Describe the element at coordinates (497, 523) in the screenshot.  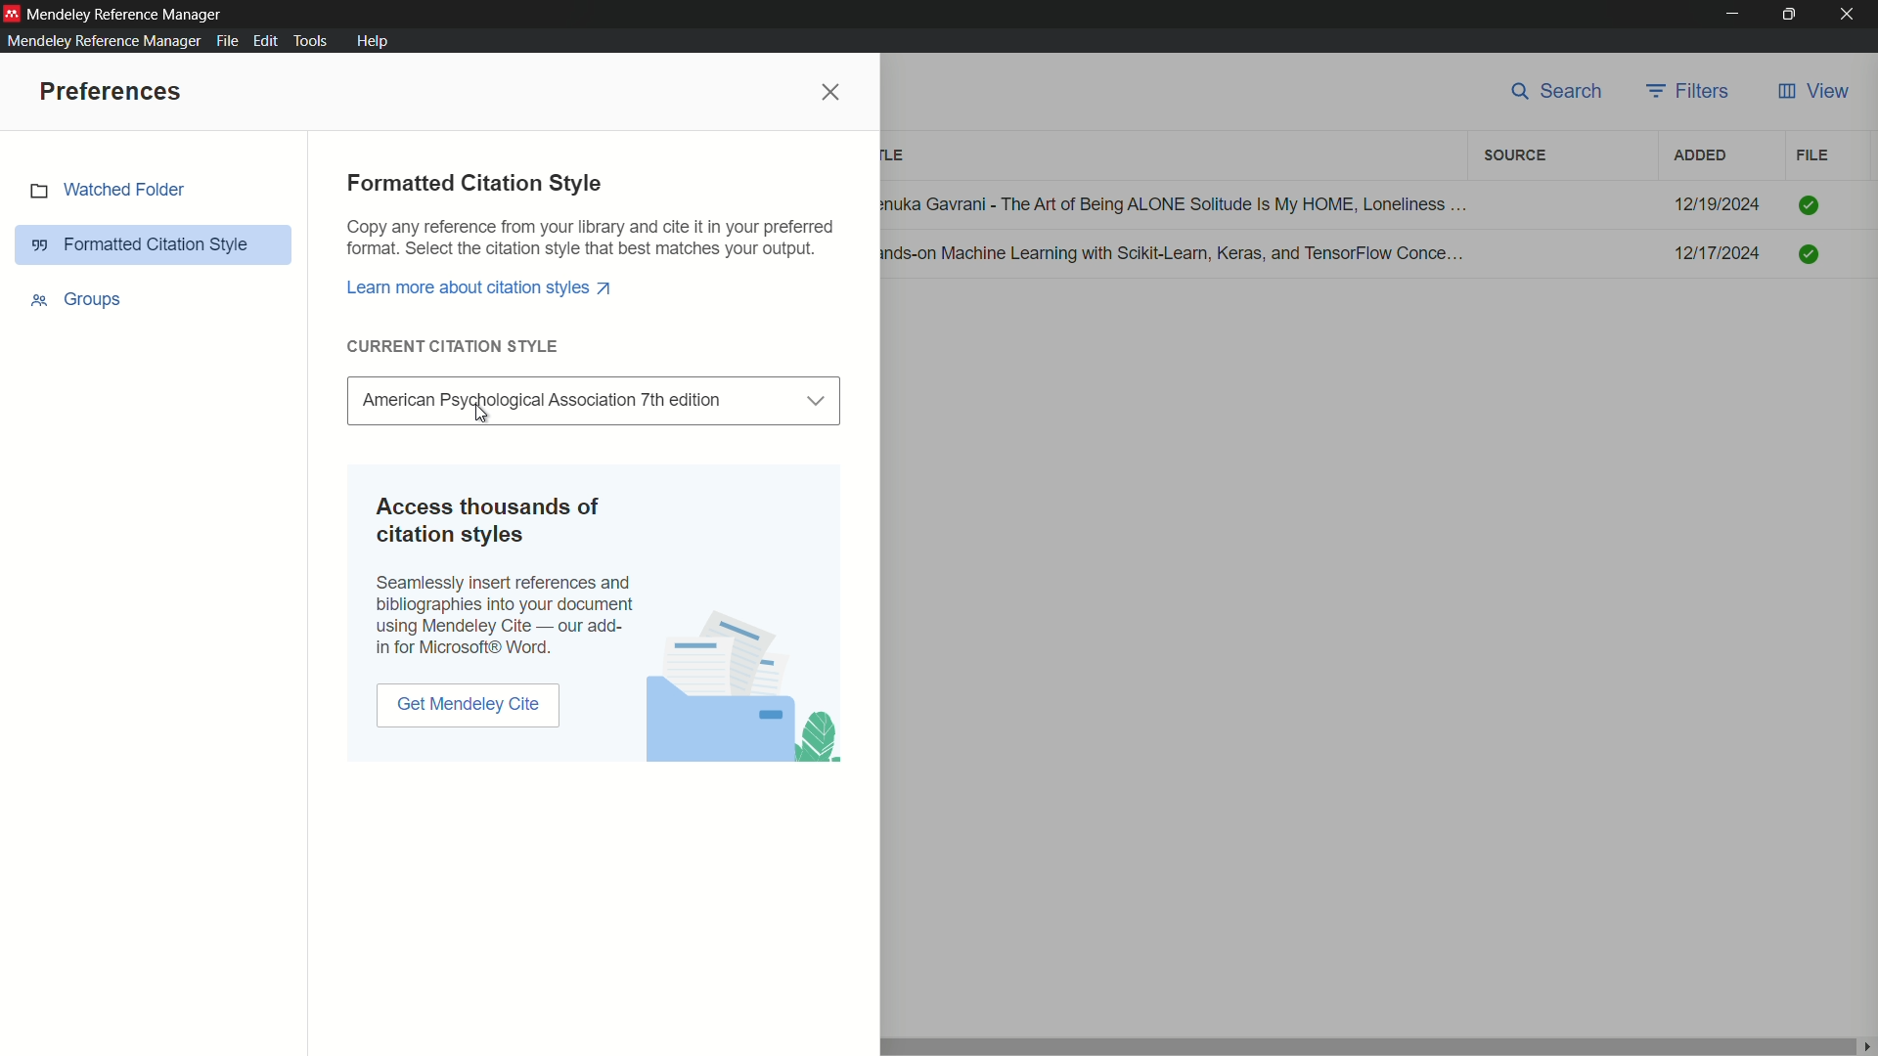
I see `Access thousands of citation styles ` at that location.